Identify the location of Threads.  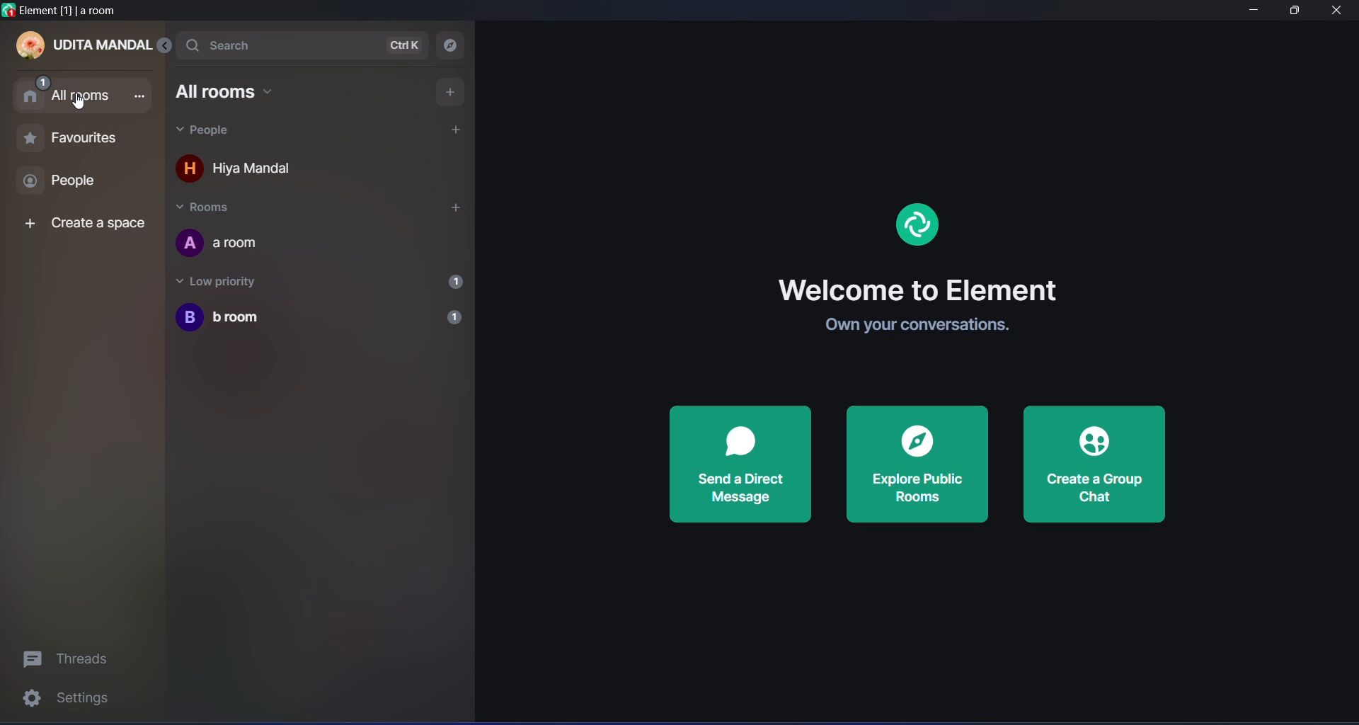
(71, 657).